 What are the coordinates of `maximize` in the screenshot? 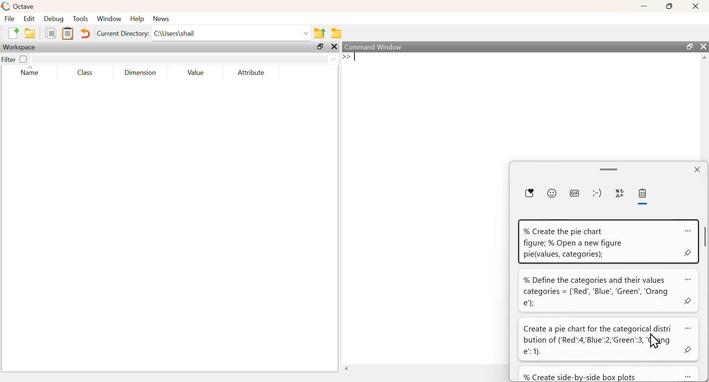 It's located at (689, 46).